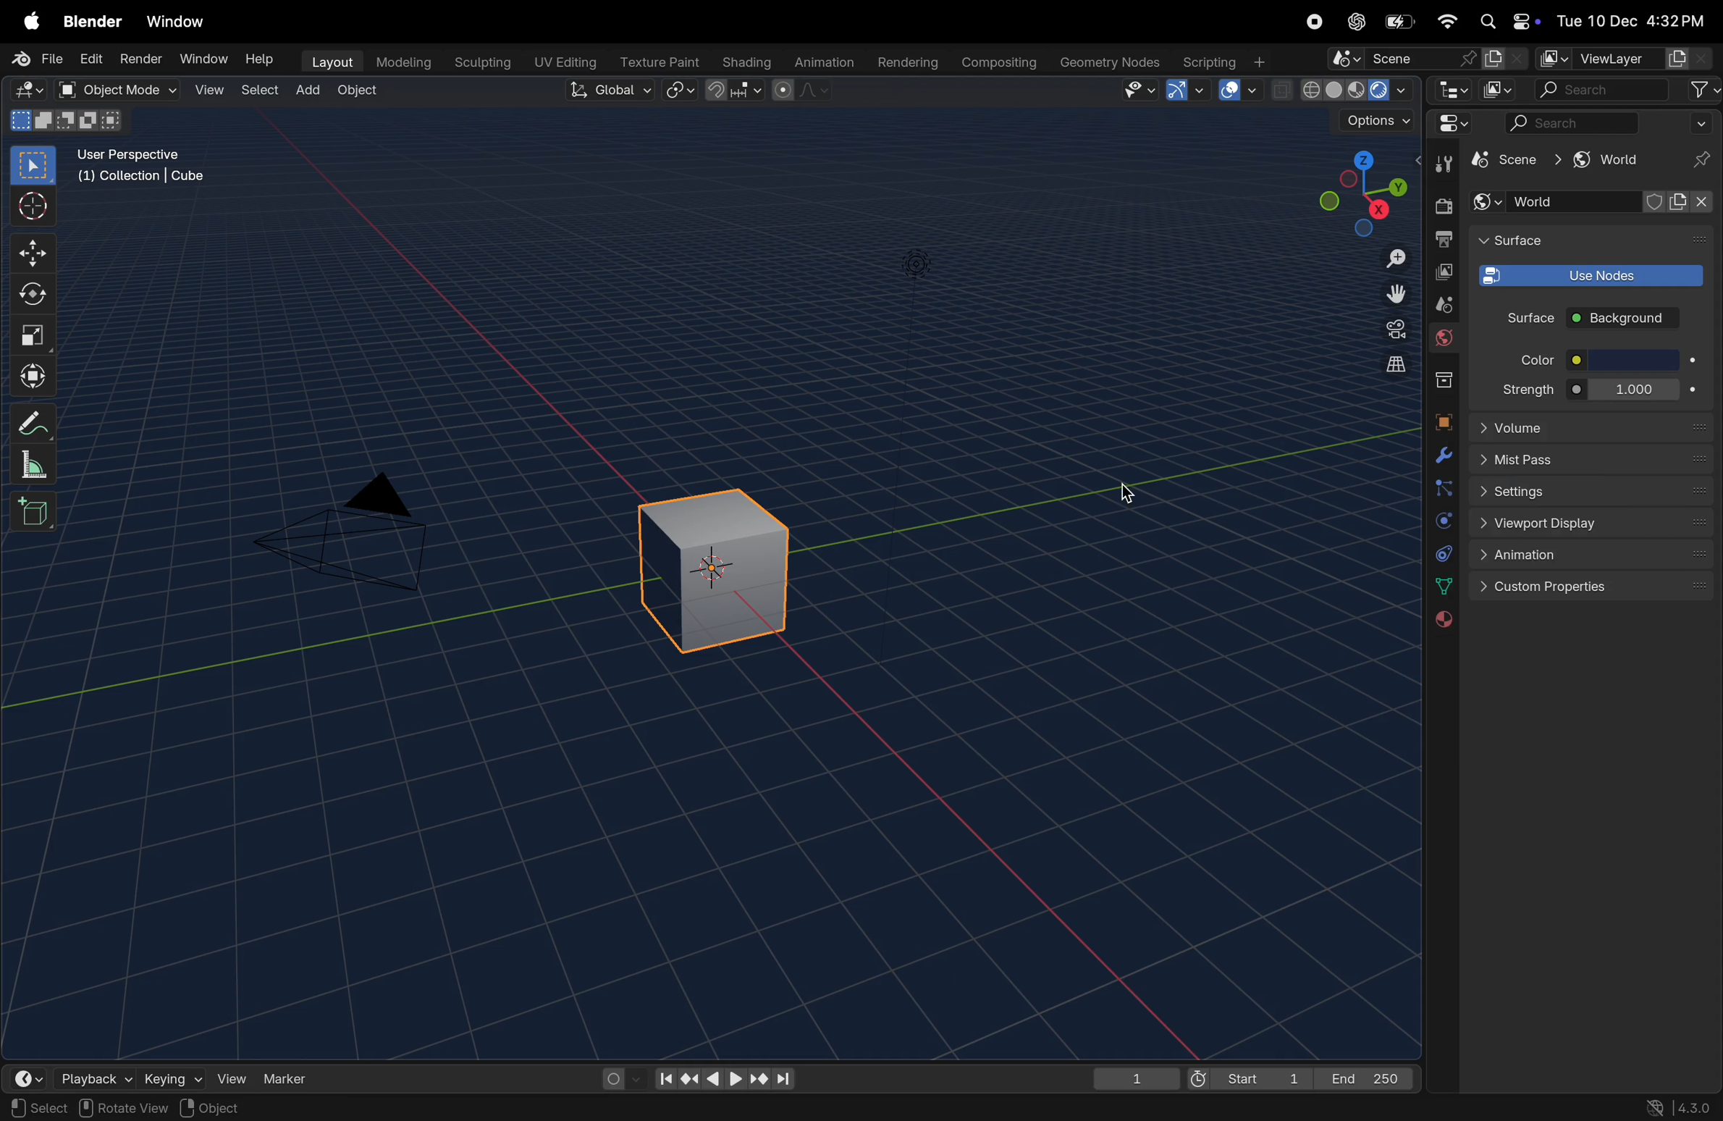  What do you see at coordinates (906, 62) in the screenshot?
I see `Rendering` at bounding box center [906, 62].